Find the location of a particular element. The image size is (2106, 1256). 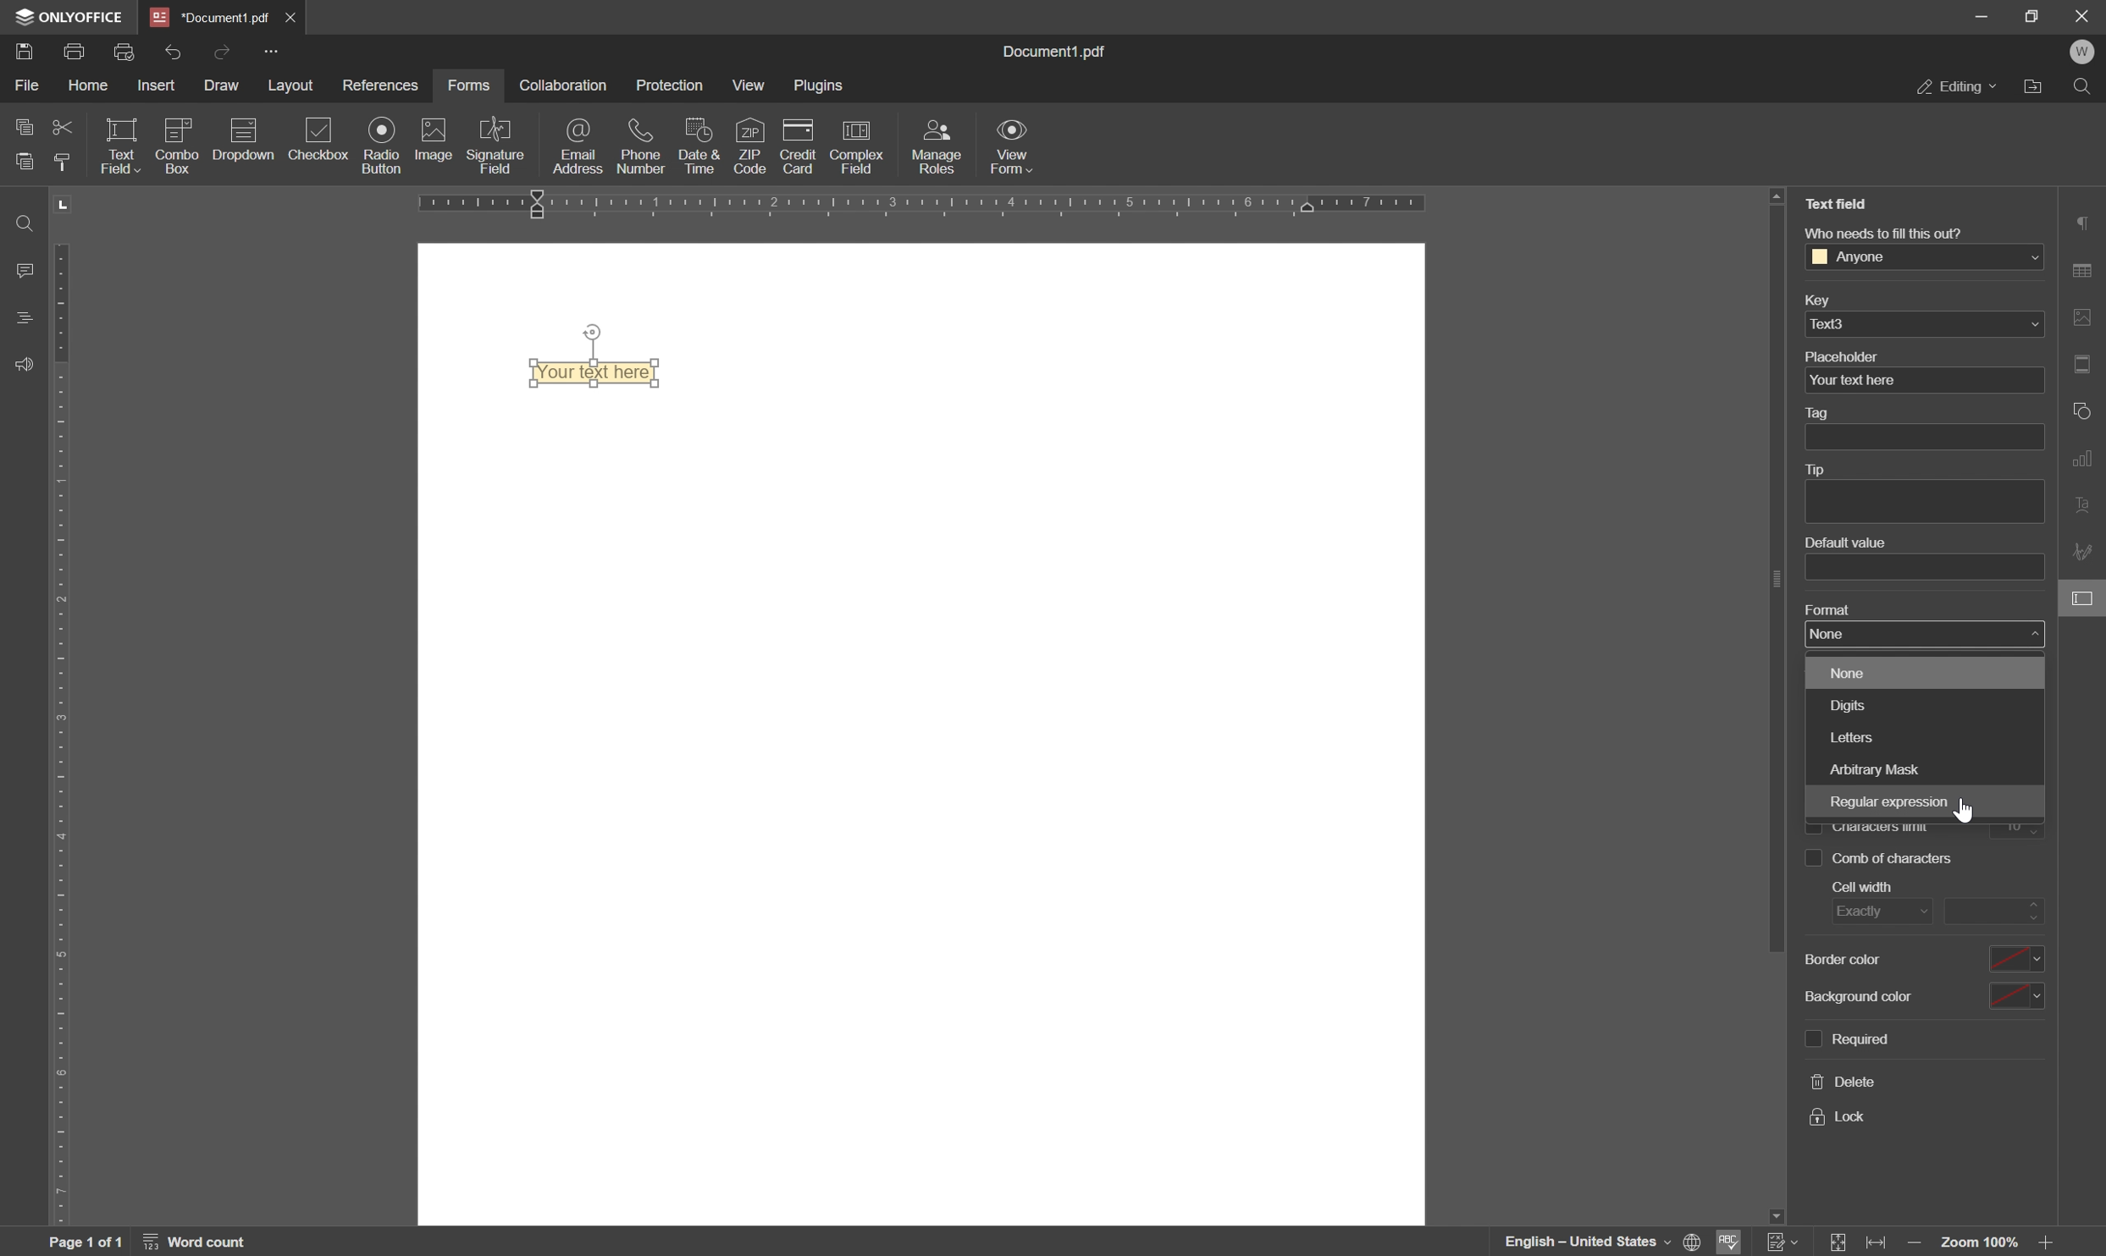

checkbox is located at coordinates (1812, 825).